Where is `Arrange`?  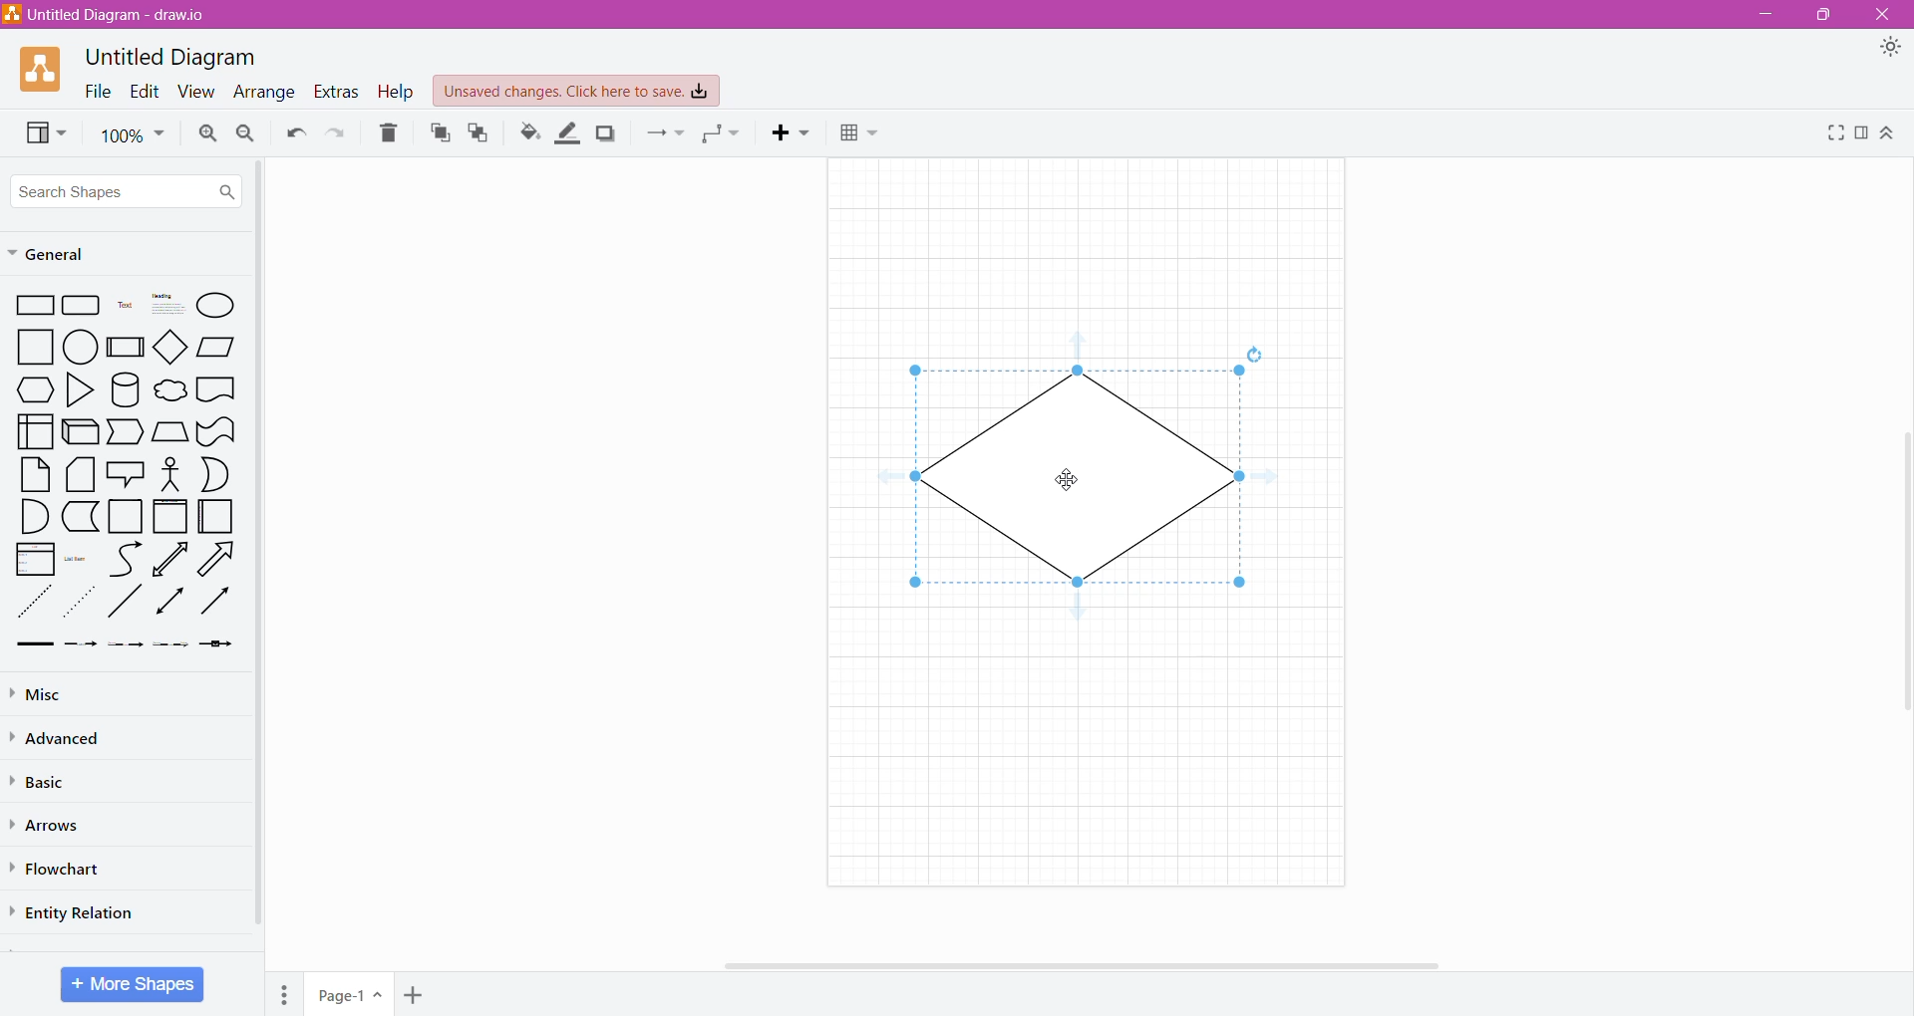 Arrange is located at coordinates (264, 94).